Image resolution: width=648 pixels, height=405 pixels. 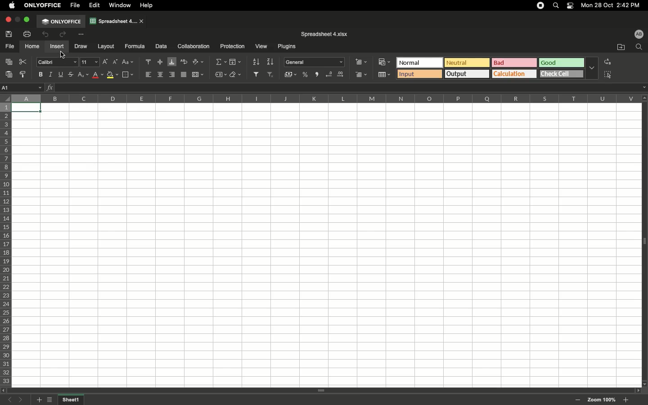 What do you see at coordinates (28, 34) in the screenshot?
I see `Print` at bounding box center [28, 34].